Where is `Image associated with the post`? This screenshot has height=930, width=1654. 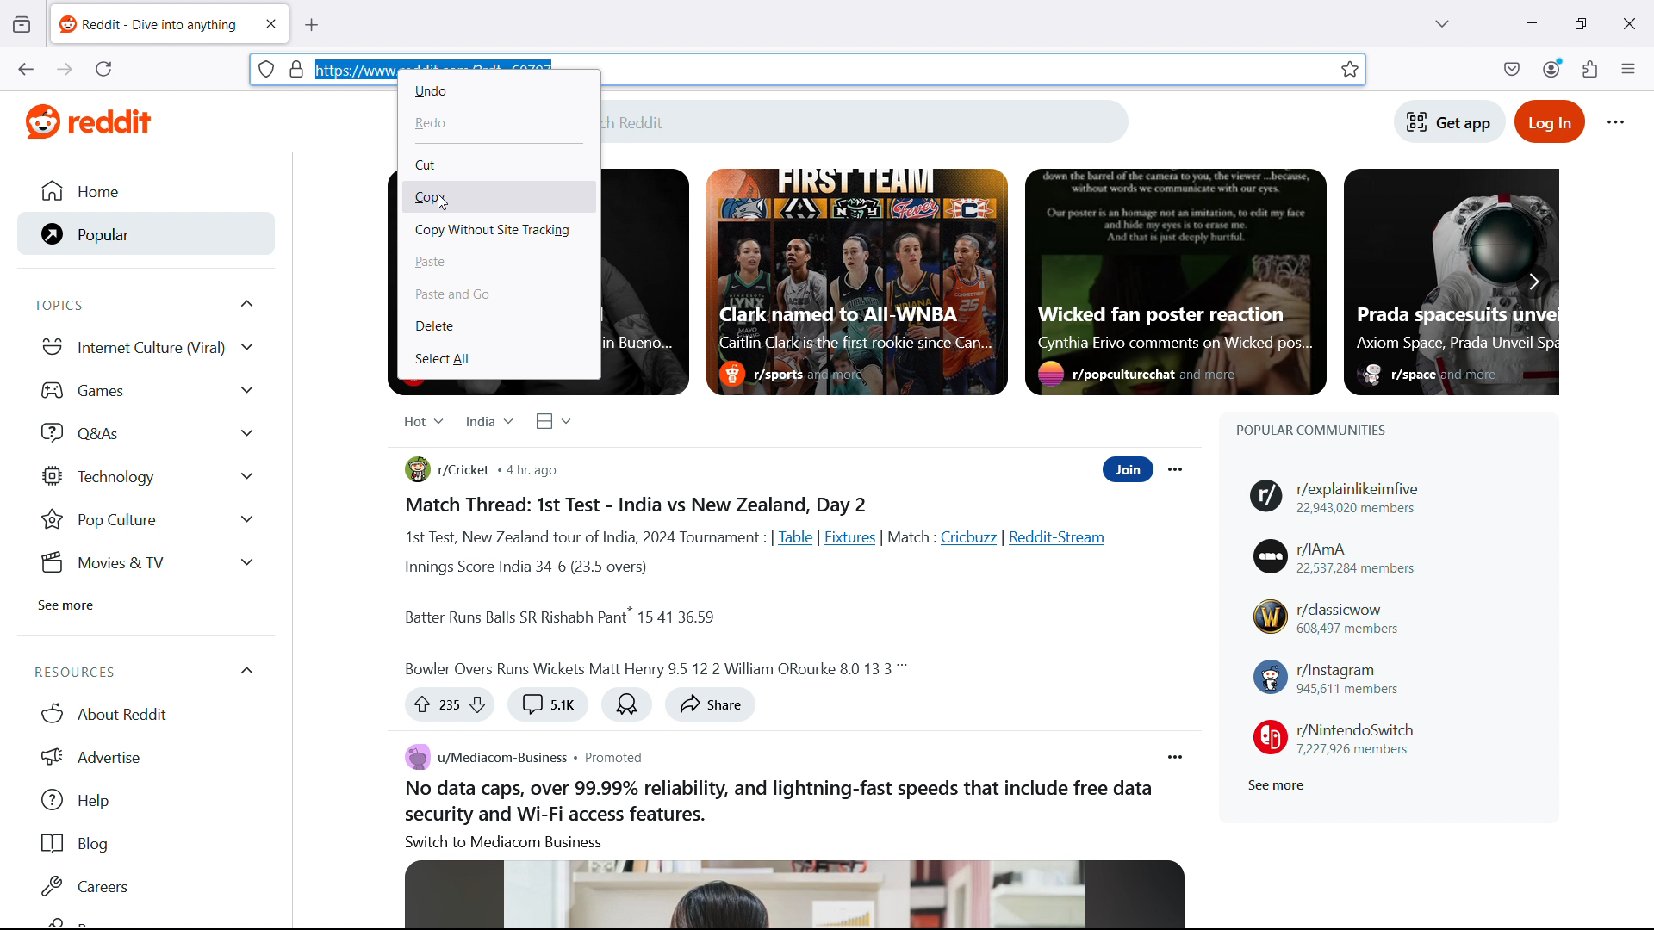 Image associated with the post is located at coordinates (794, 895).